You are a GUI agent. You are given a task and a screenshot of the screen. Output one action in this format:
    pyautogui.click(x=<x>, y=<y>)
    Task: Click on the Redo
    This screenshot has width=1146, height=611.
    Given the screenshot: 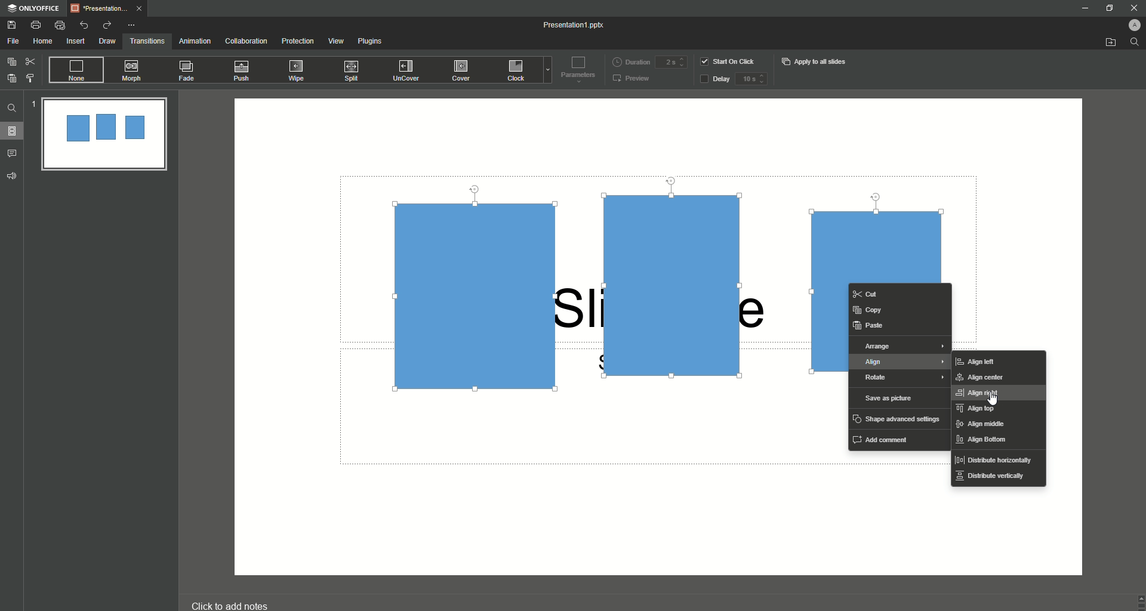 What is the action you would take?
    pyautogui.click(x=106, y=25)
    